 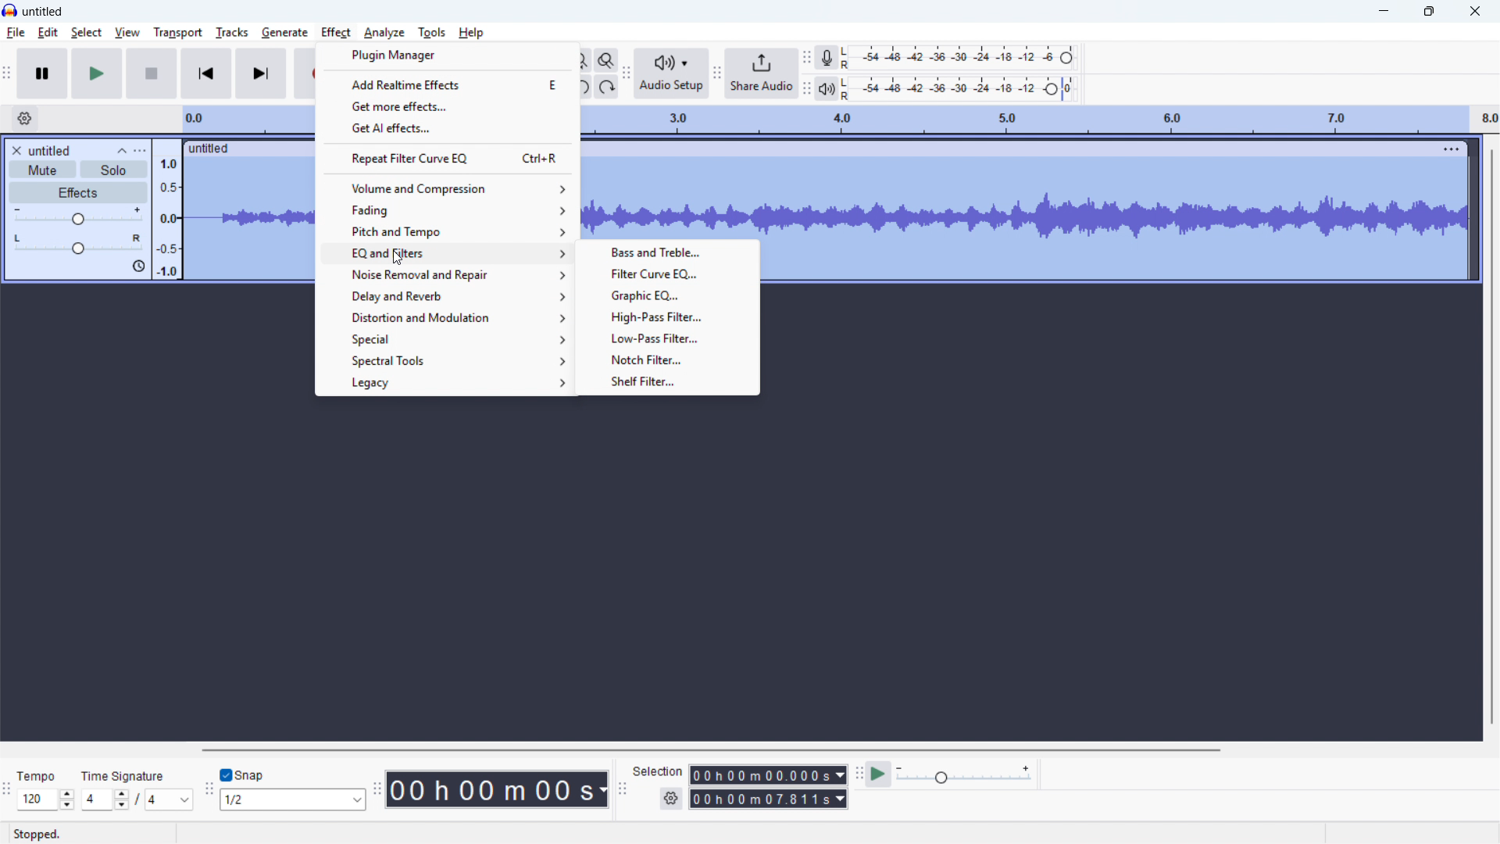 What do you see at coordinates (716, 74) in the screenshot?
I see `Share audio toolbar ` at bounding box center [716, 74].